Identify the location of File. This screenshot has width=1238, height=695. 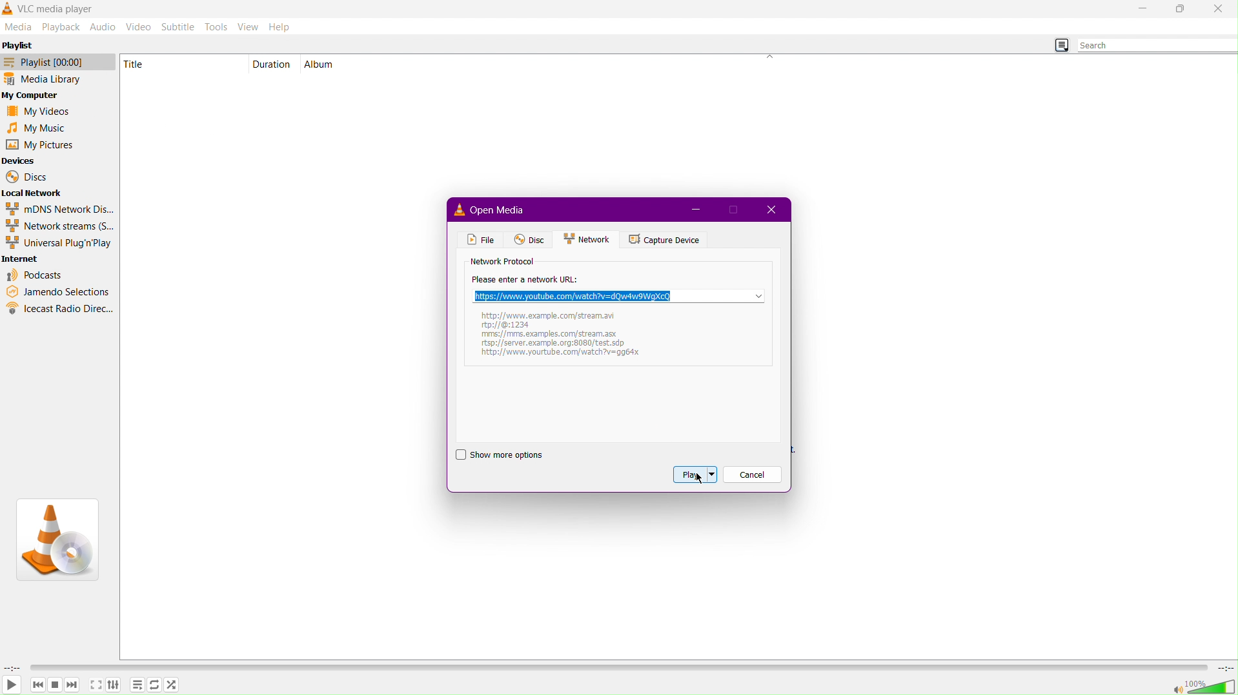
(479, 240).